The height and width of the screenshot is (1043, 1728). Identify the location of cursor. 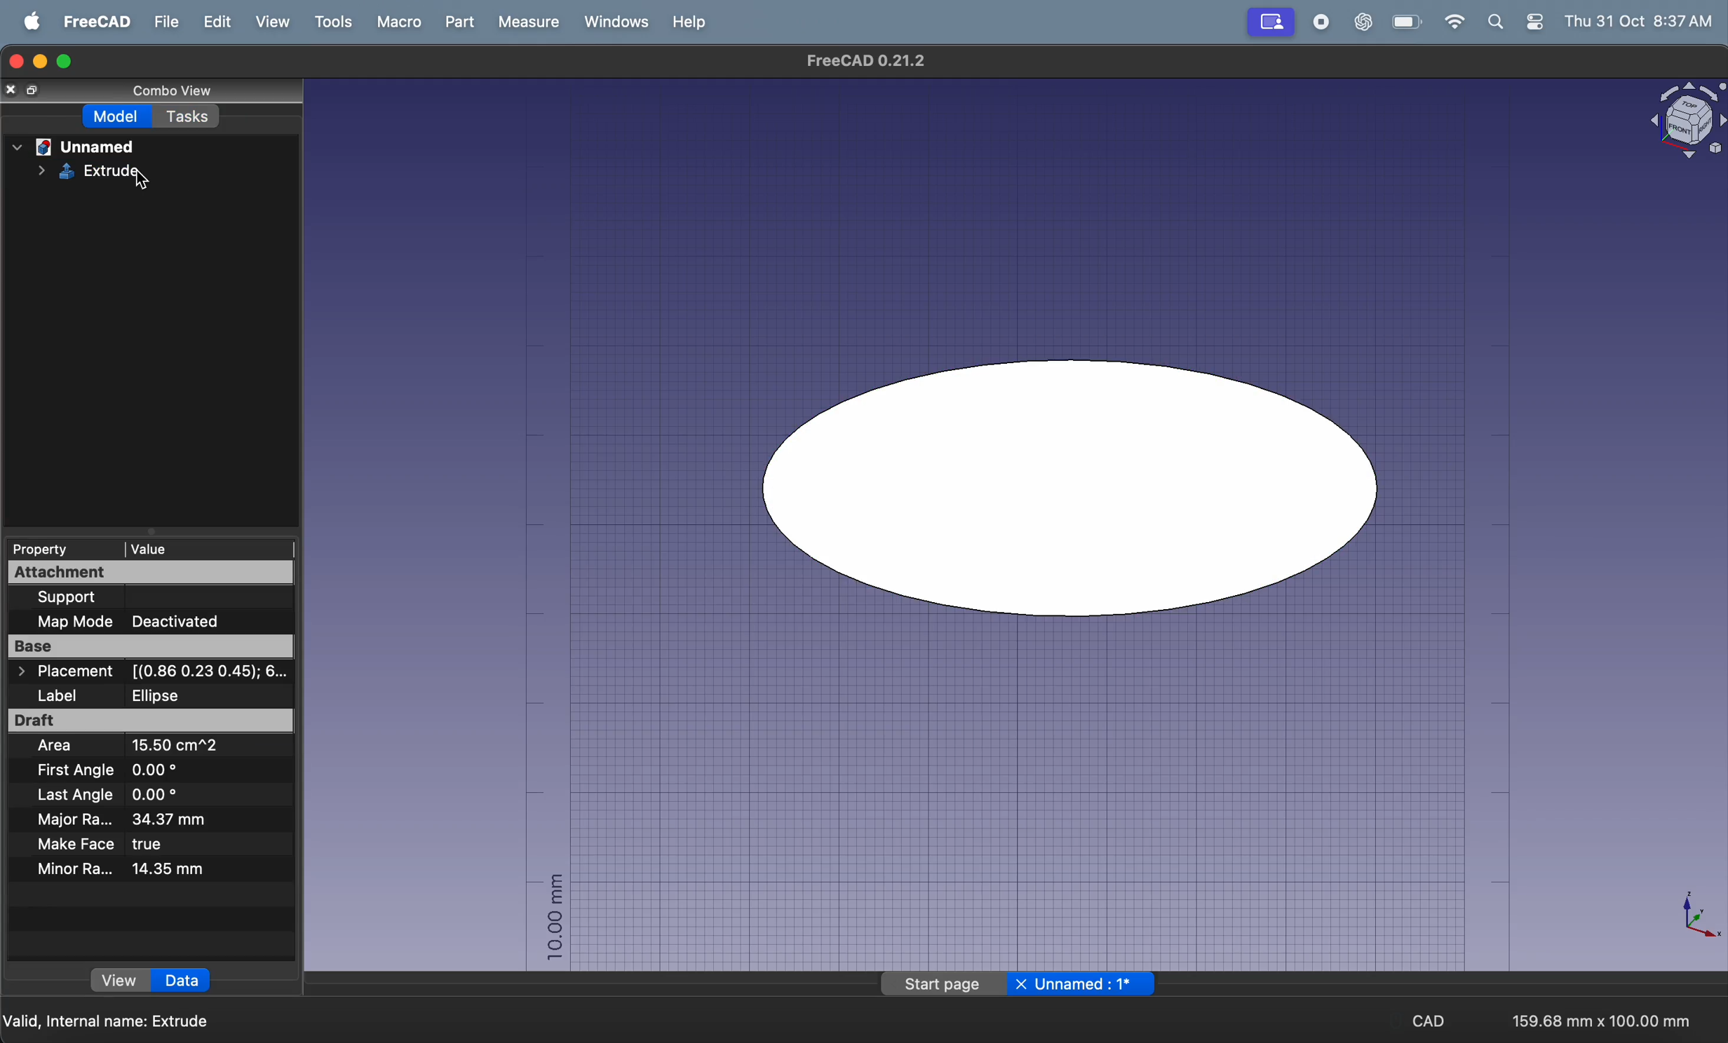
(153, 182).